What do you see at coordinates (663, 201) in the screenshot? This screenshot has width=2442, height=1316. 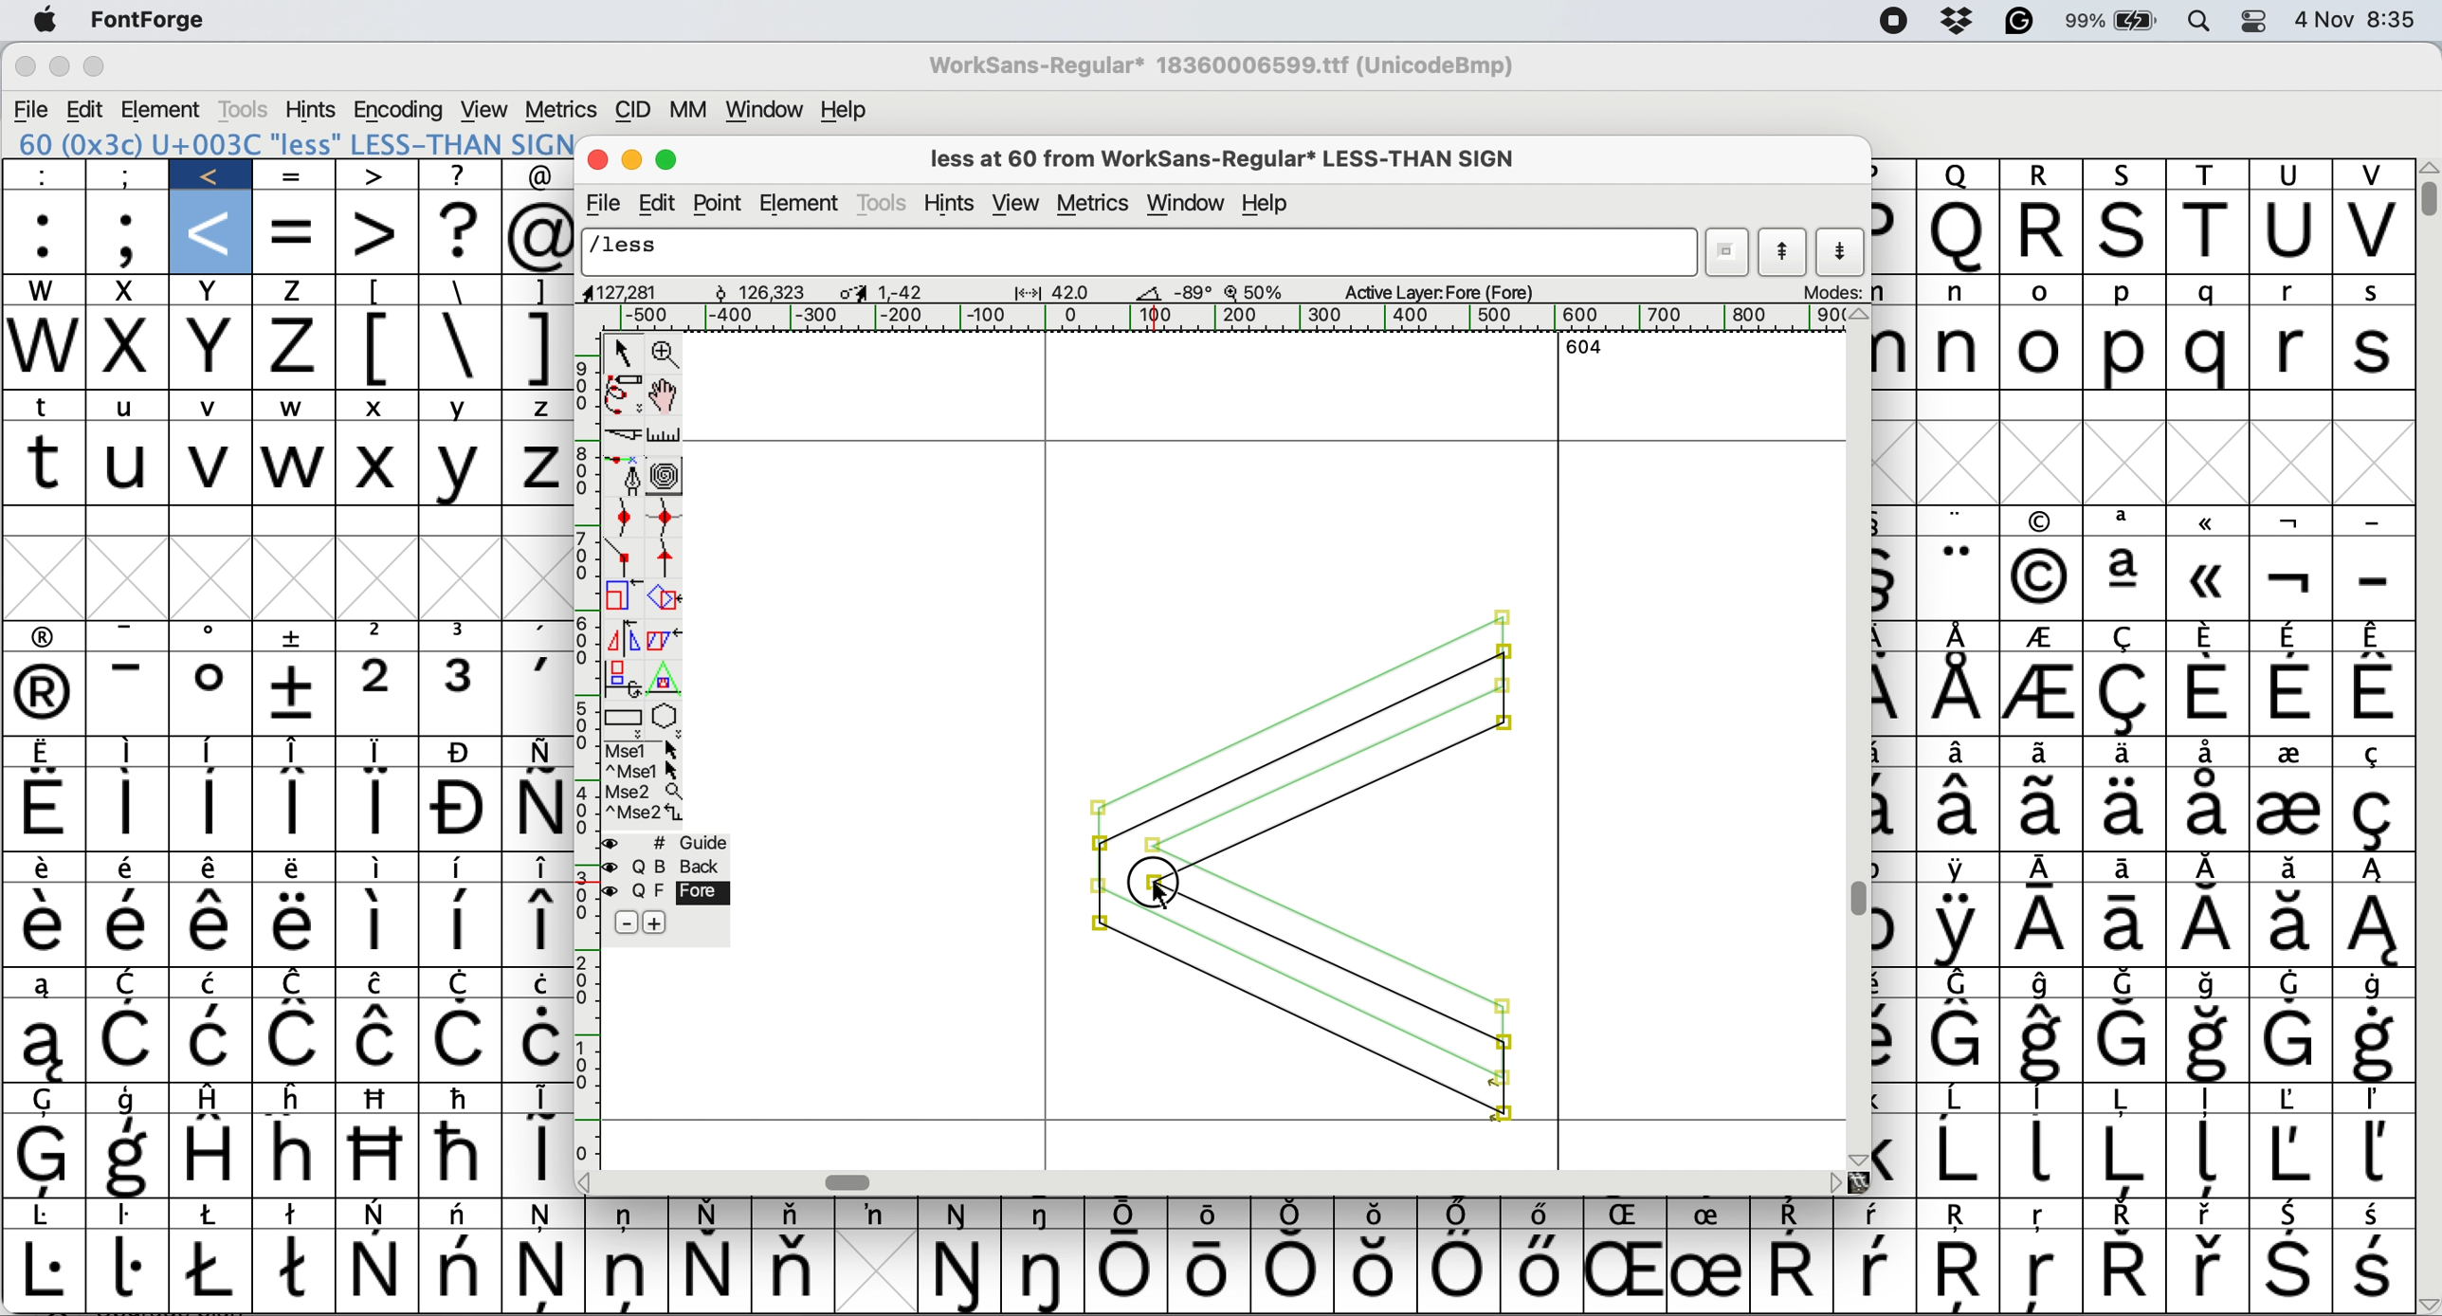 I see `edit` at bounding box center [663, 201].